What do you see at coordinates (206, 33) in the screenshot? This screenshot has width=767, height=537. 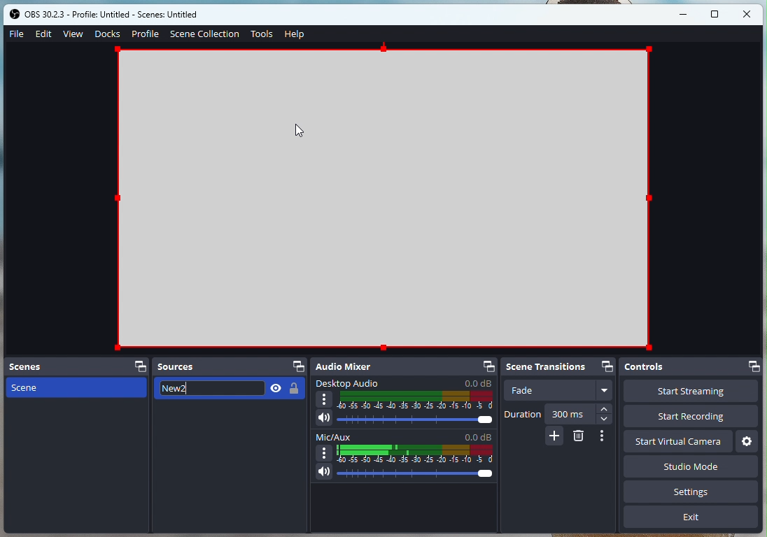 I see `SceneCollection` at bounding box center [206, 33].